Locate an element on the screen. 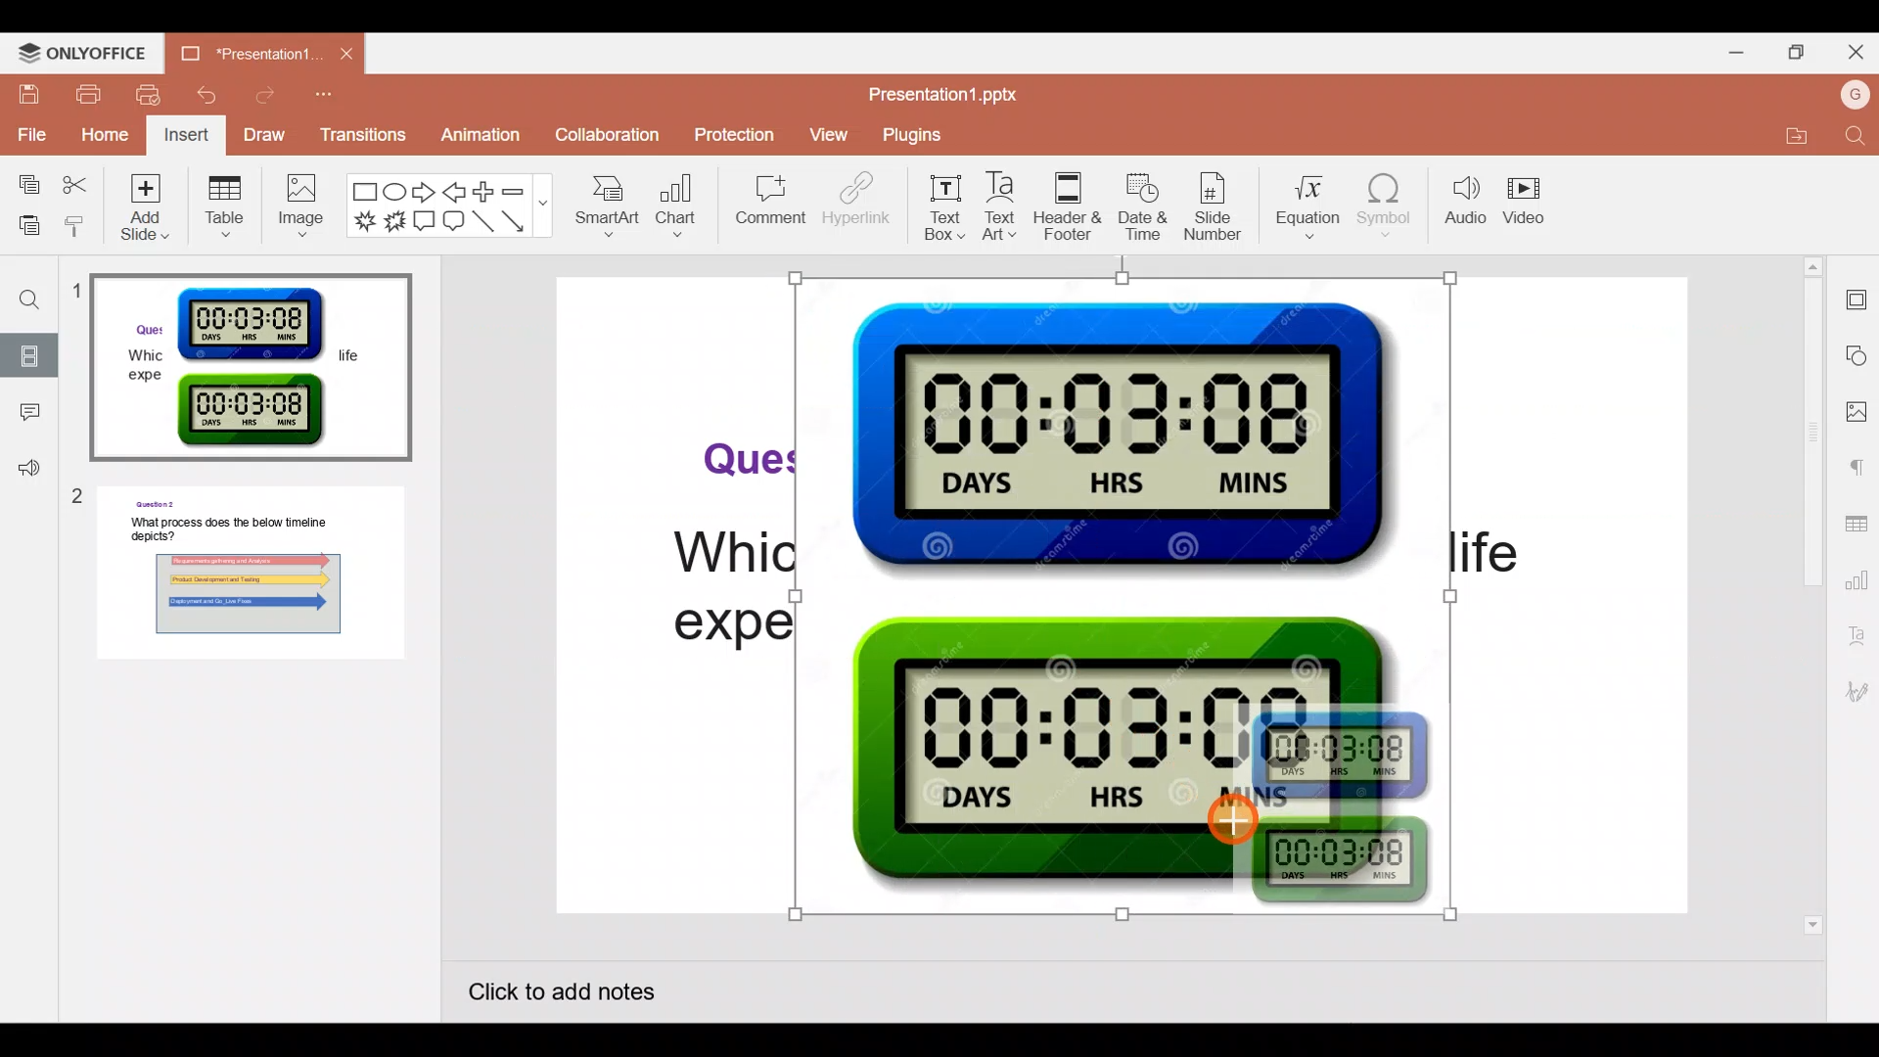 The width and height of the screenshot is (1879, 1057). Slide settings is located at coordinates (1856, 297).